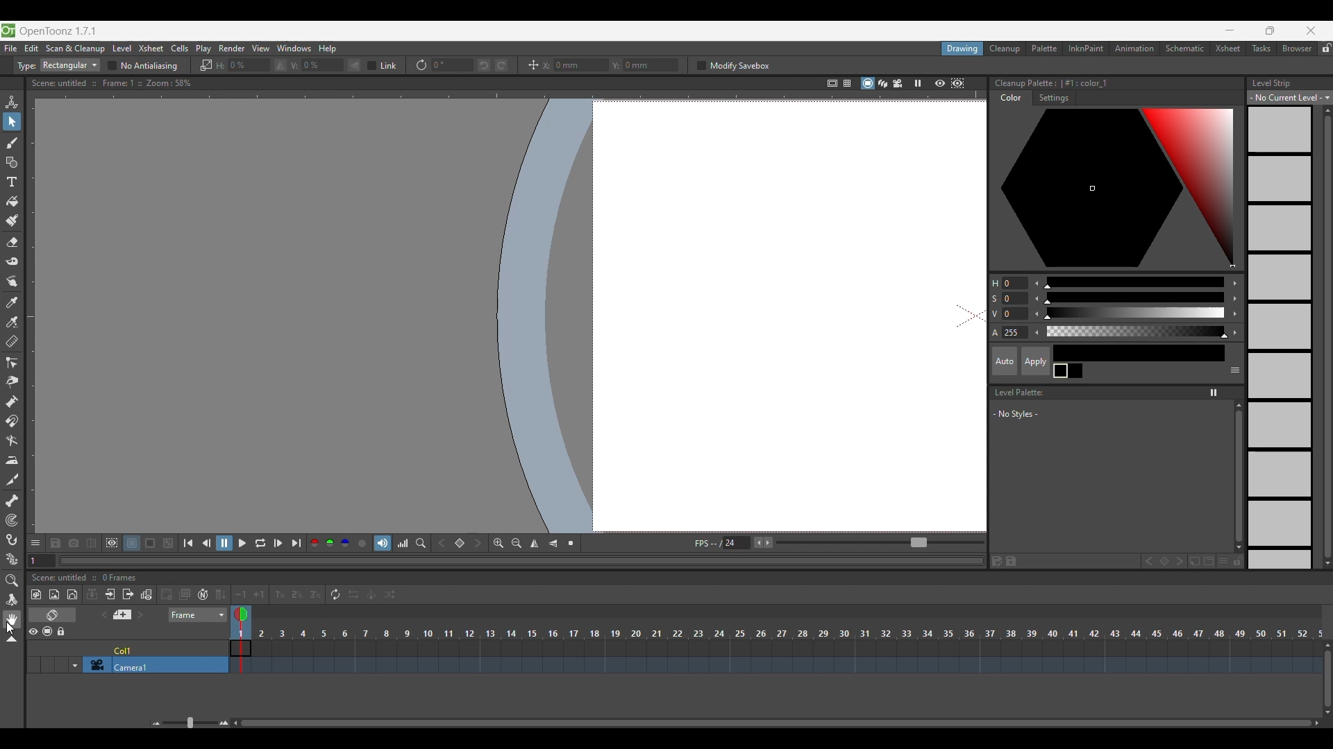  I want to click on Snapshot, so click(74, 543).